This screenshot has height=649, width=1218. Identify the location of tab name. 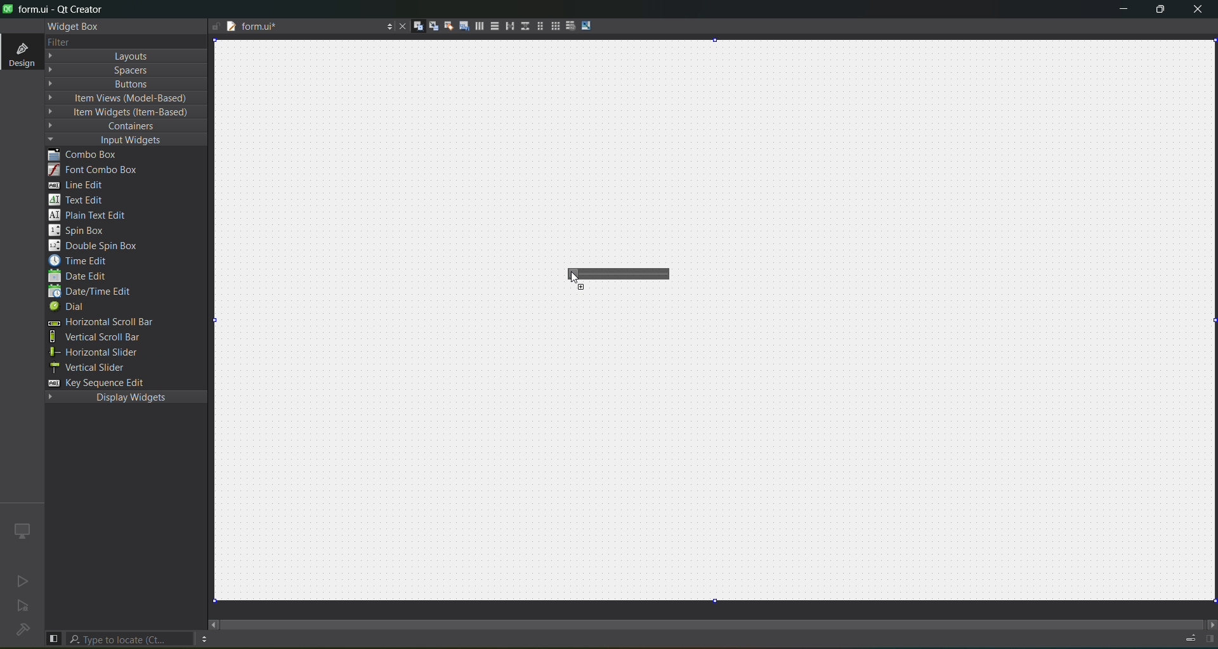
(273, 27).